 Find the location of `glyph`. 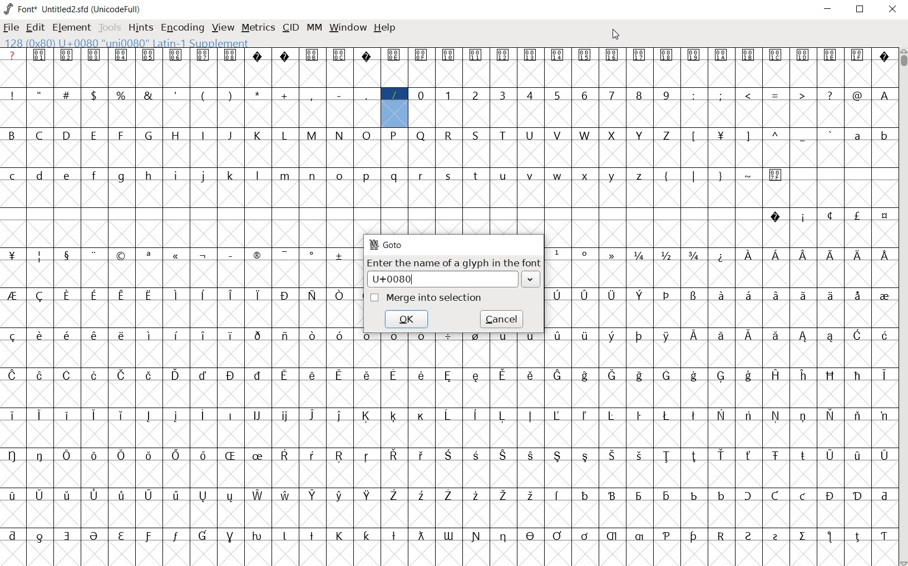

glyph is located at coordinates (256, 536).